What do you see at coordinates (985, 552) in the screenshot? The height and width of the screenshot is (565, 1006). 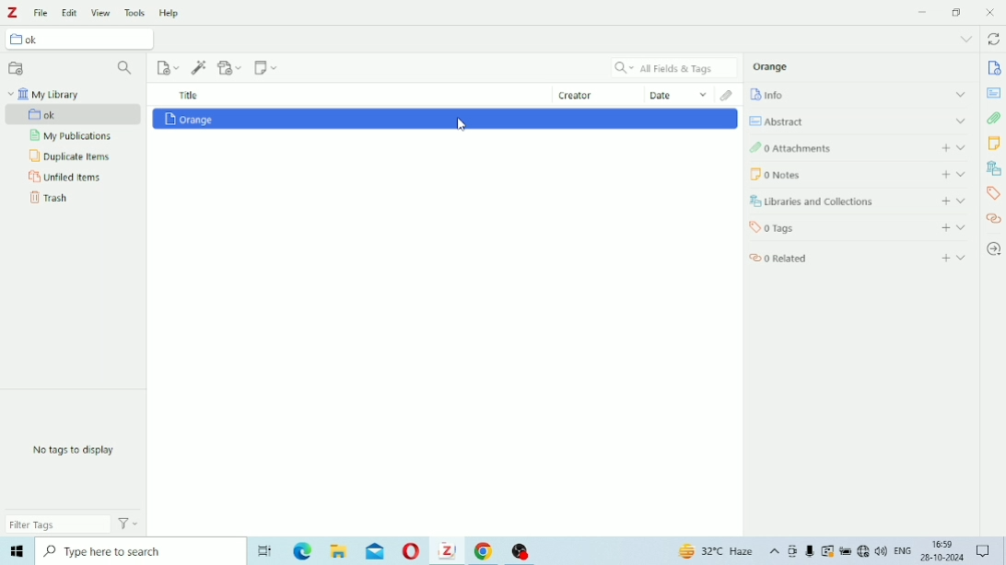 I see `Notifications` at bounding box center [985, 552].